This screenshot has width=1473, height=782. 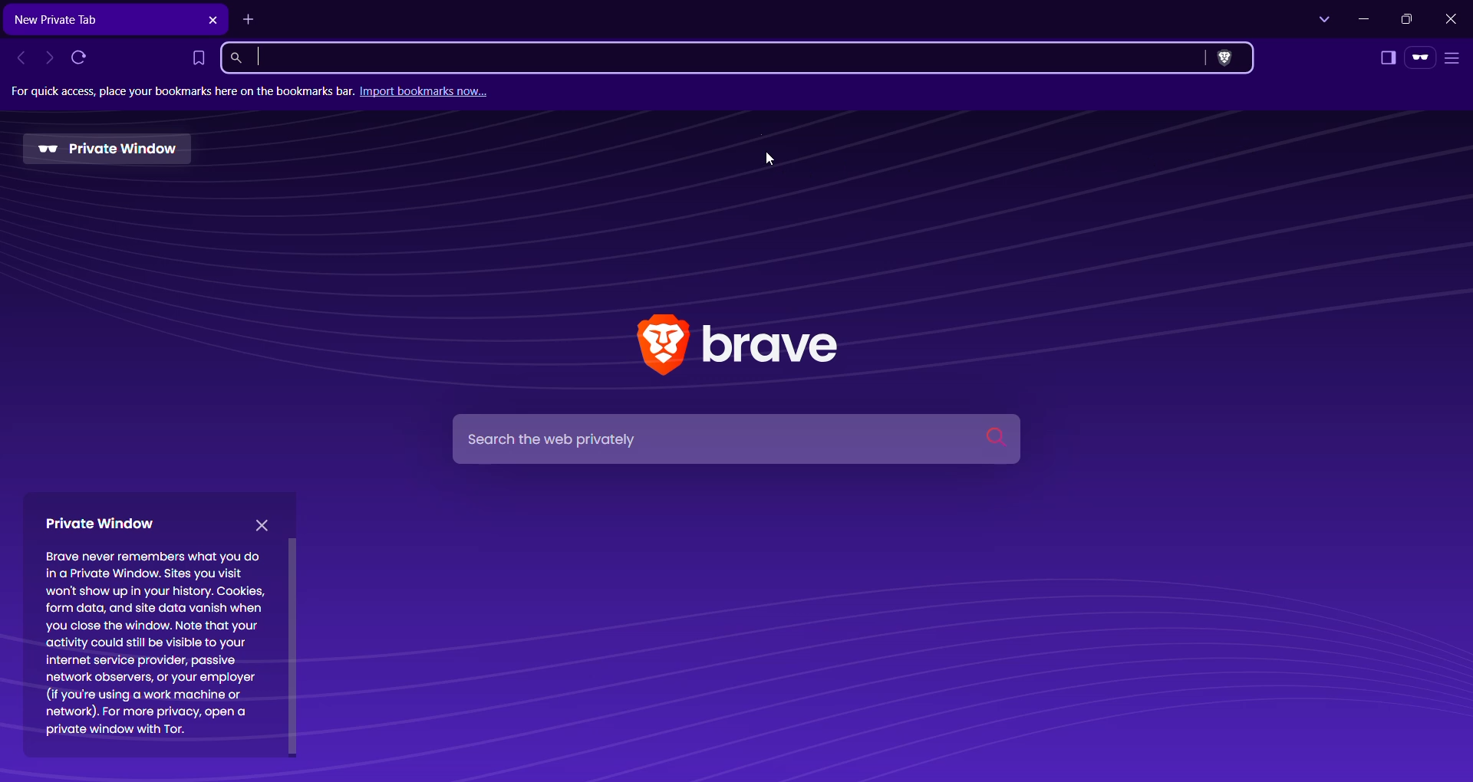 I want to click on Reload this page, so click(x=84, y=58).